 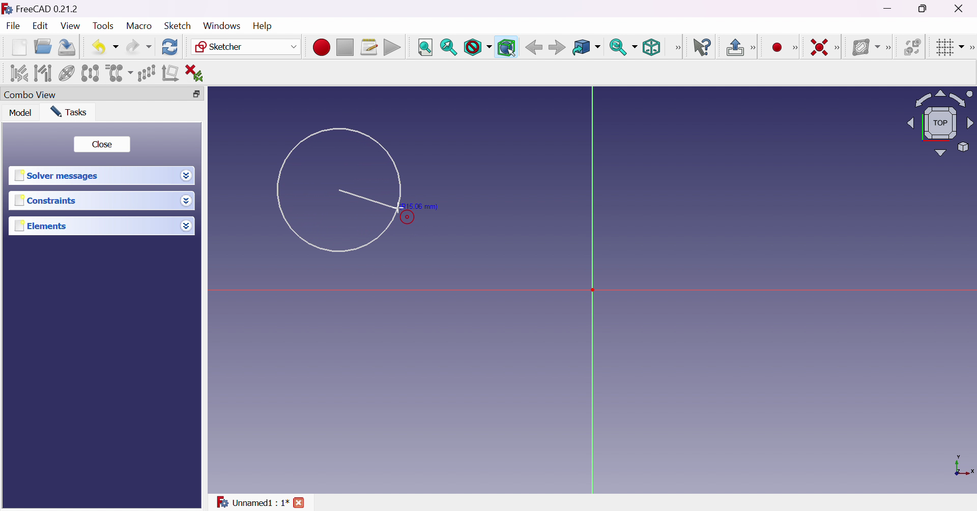 I want to click on Unnamed : 1*, so click(x=252, y=500).